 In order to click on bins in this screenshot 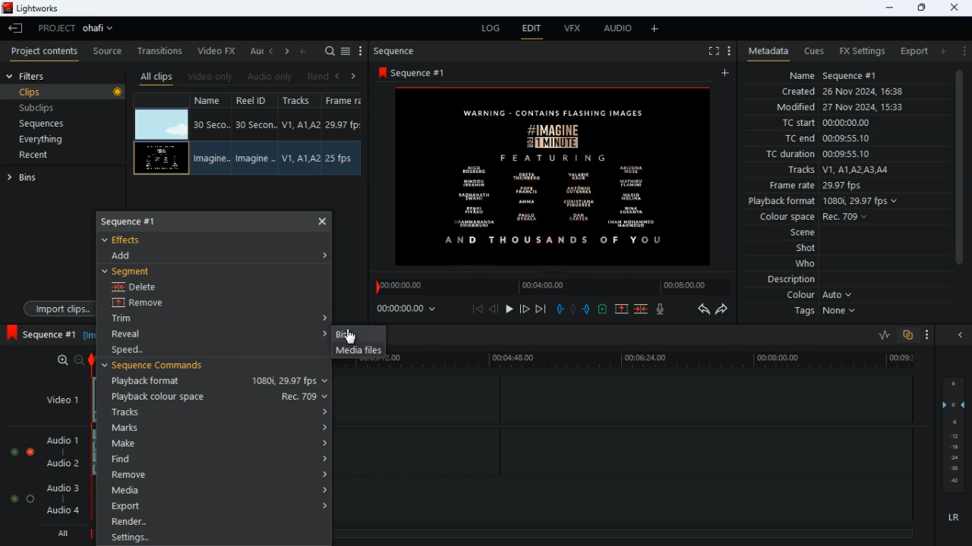, I will do `click(30, 180)`.